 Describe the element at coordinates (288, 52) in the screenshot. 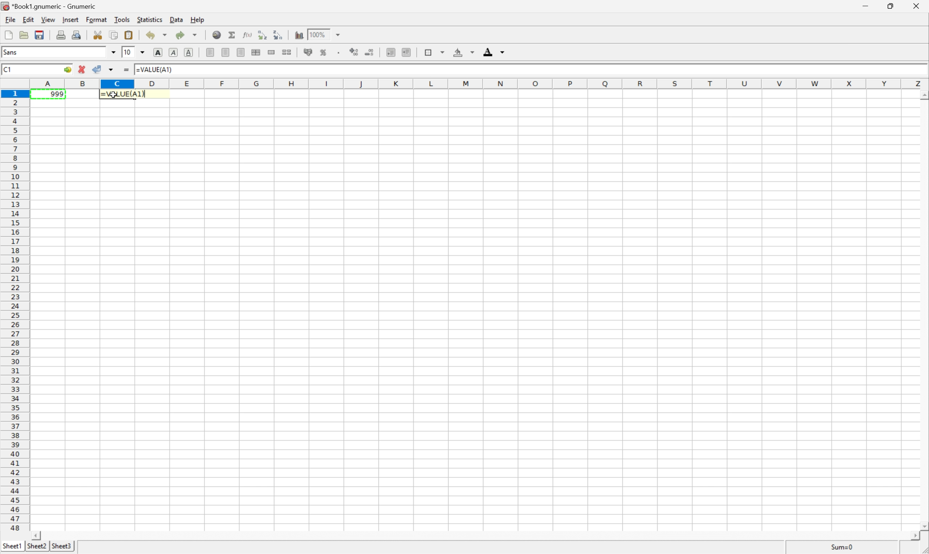

I see `split merged ranges of cells` at that location.